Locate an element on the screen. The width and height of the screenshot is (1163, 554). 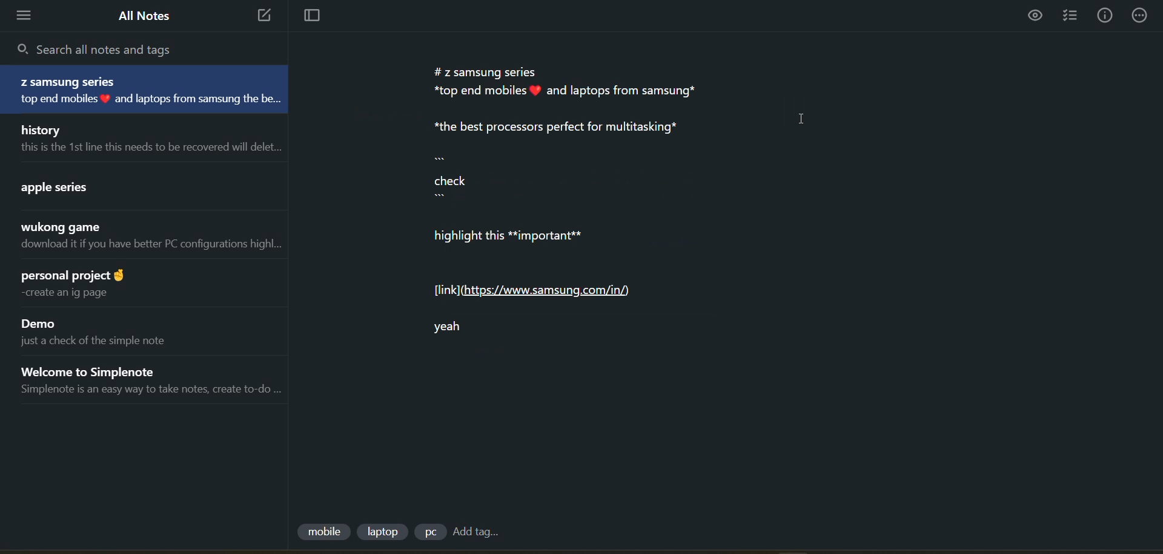
new note is located at coordinates (260, 16).